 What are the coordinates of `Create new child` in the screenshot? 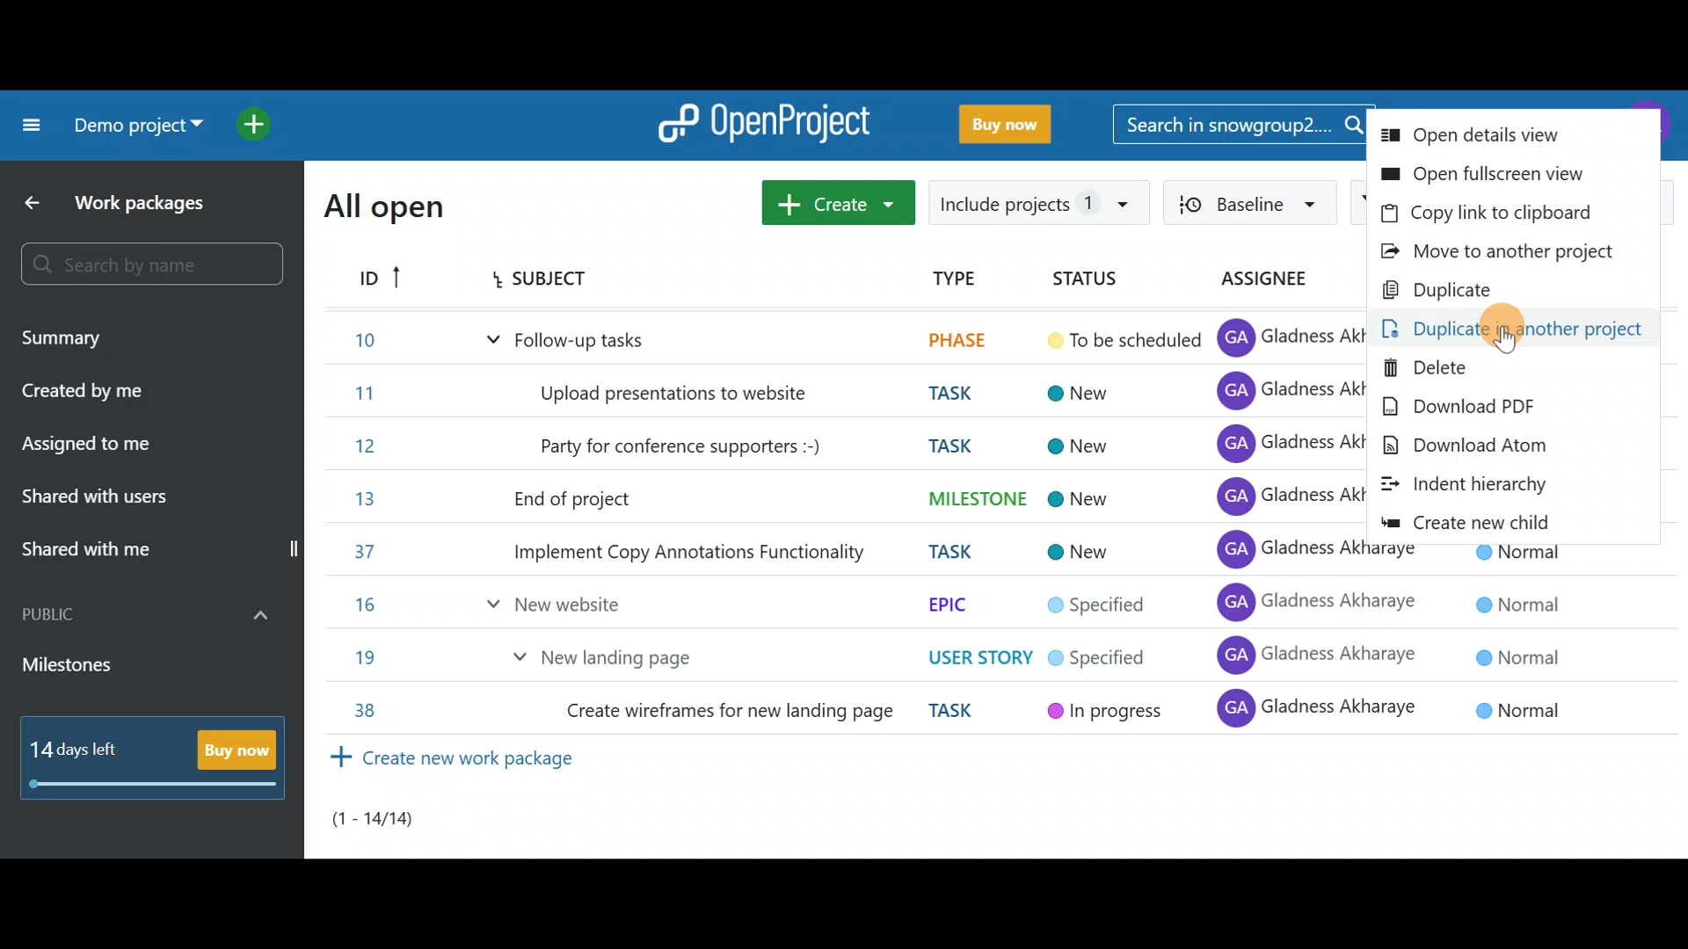 It's located at (1504, 522).